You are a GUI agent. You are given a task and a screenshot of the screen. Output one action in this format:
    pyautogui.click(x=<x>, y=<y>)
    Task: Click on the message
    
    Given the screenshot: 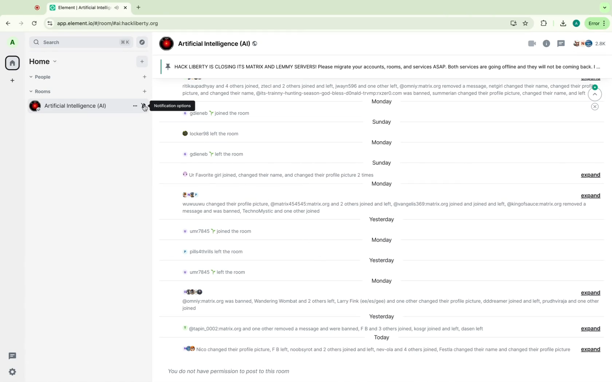 What is the action you would take?
    pyautogui.click(x=589, y=329)
    